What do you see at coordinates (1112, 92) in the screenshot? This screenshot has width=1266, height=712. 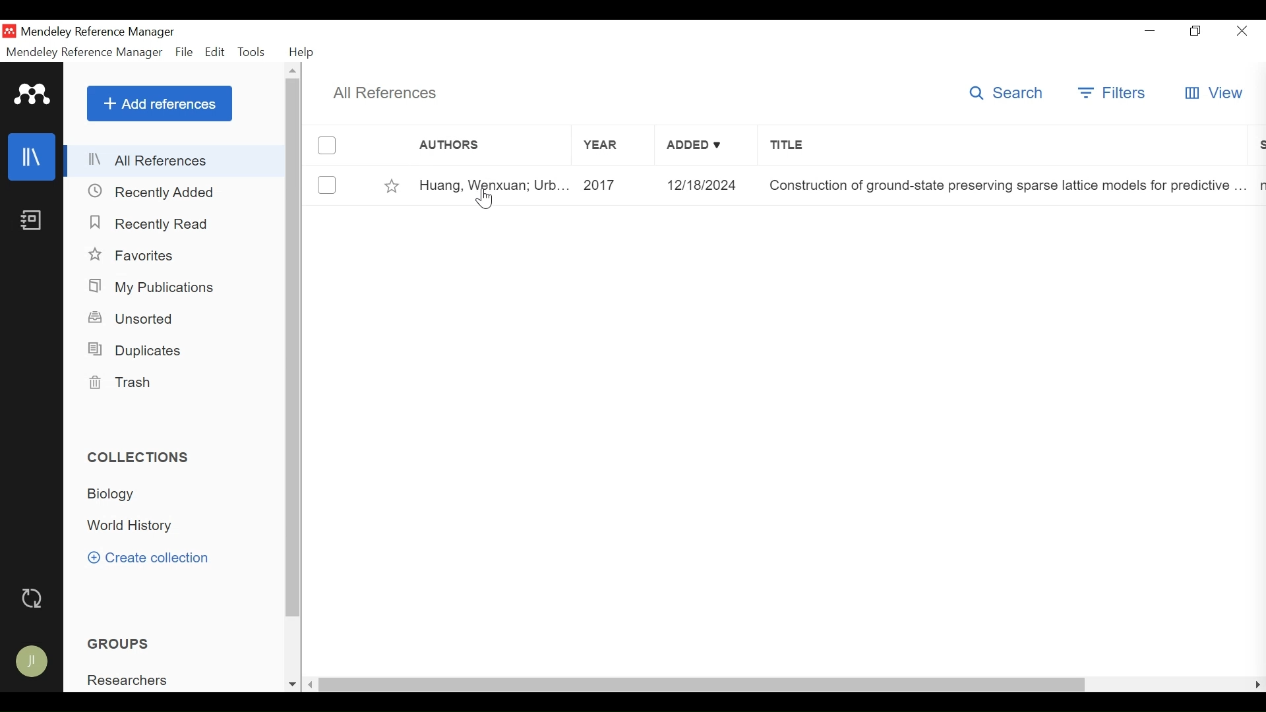 I see `Filters` at bounding box center [1112, 92].